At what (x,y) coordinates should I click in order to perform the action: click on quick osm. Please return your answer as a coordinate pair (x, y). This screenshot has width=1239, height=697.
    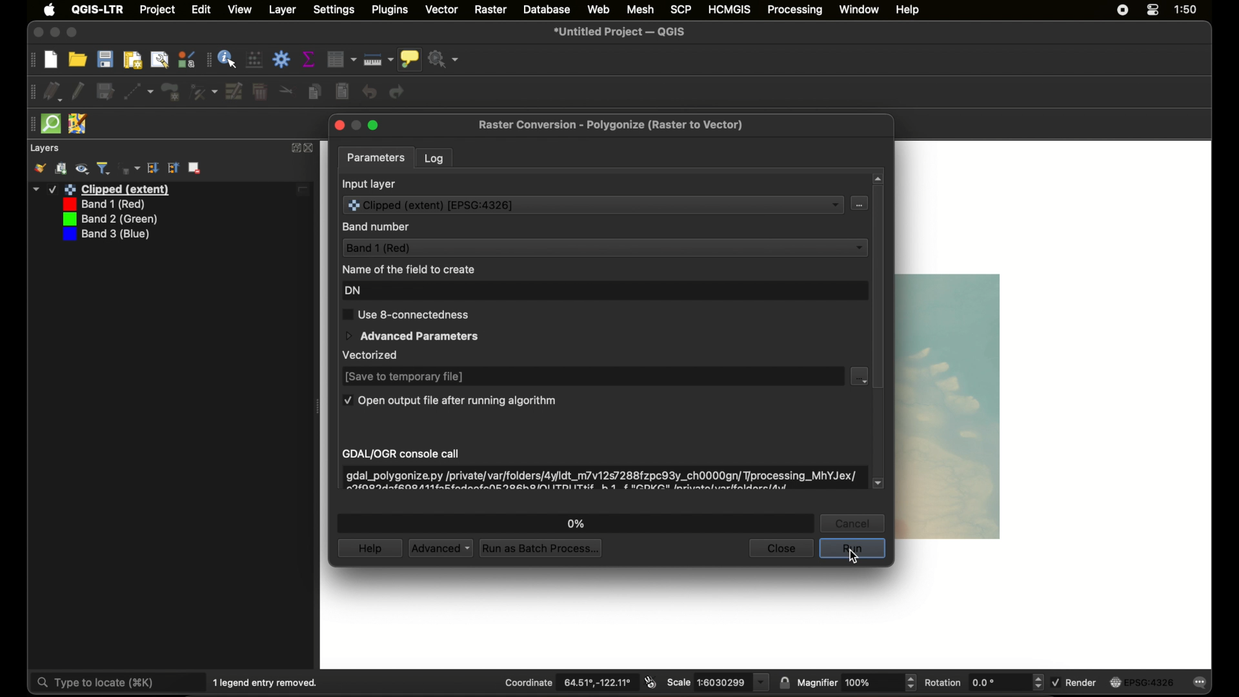
    Looking at the image, I should click on (51, 123).